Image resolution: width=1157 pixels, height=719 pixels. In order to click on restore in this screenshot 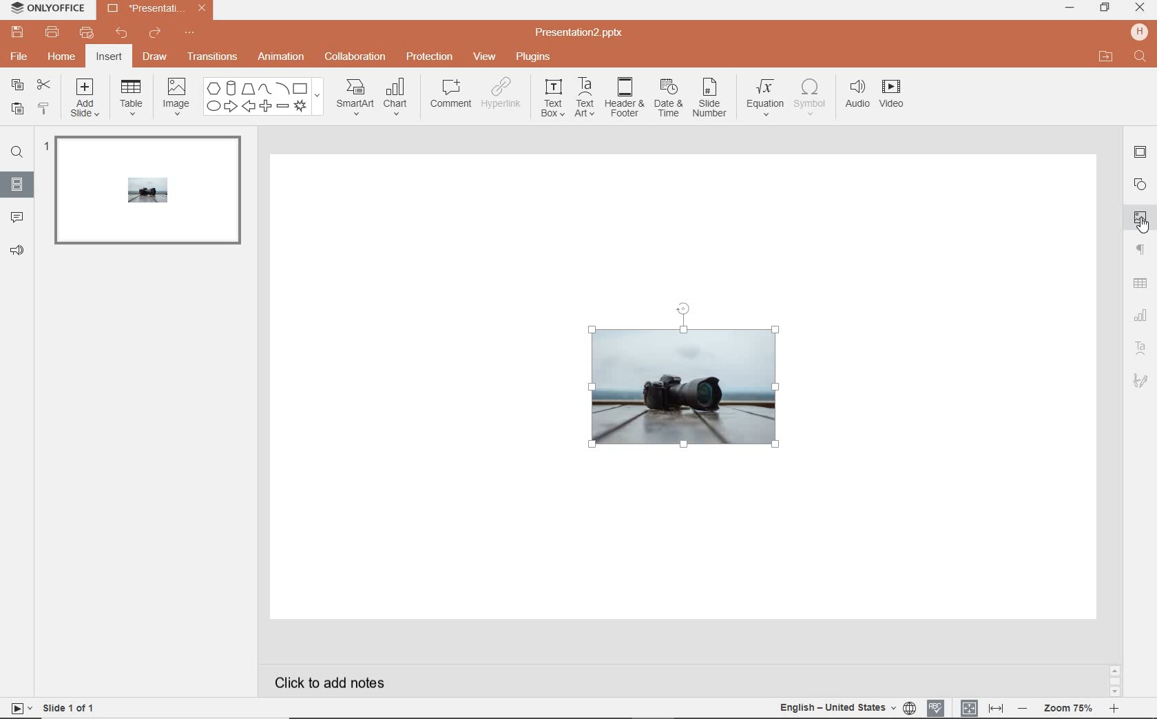, I will do `click(1105, 9)`.